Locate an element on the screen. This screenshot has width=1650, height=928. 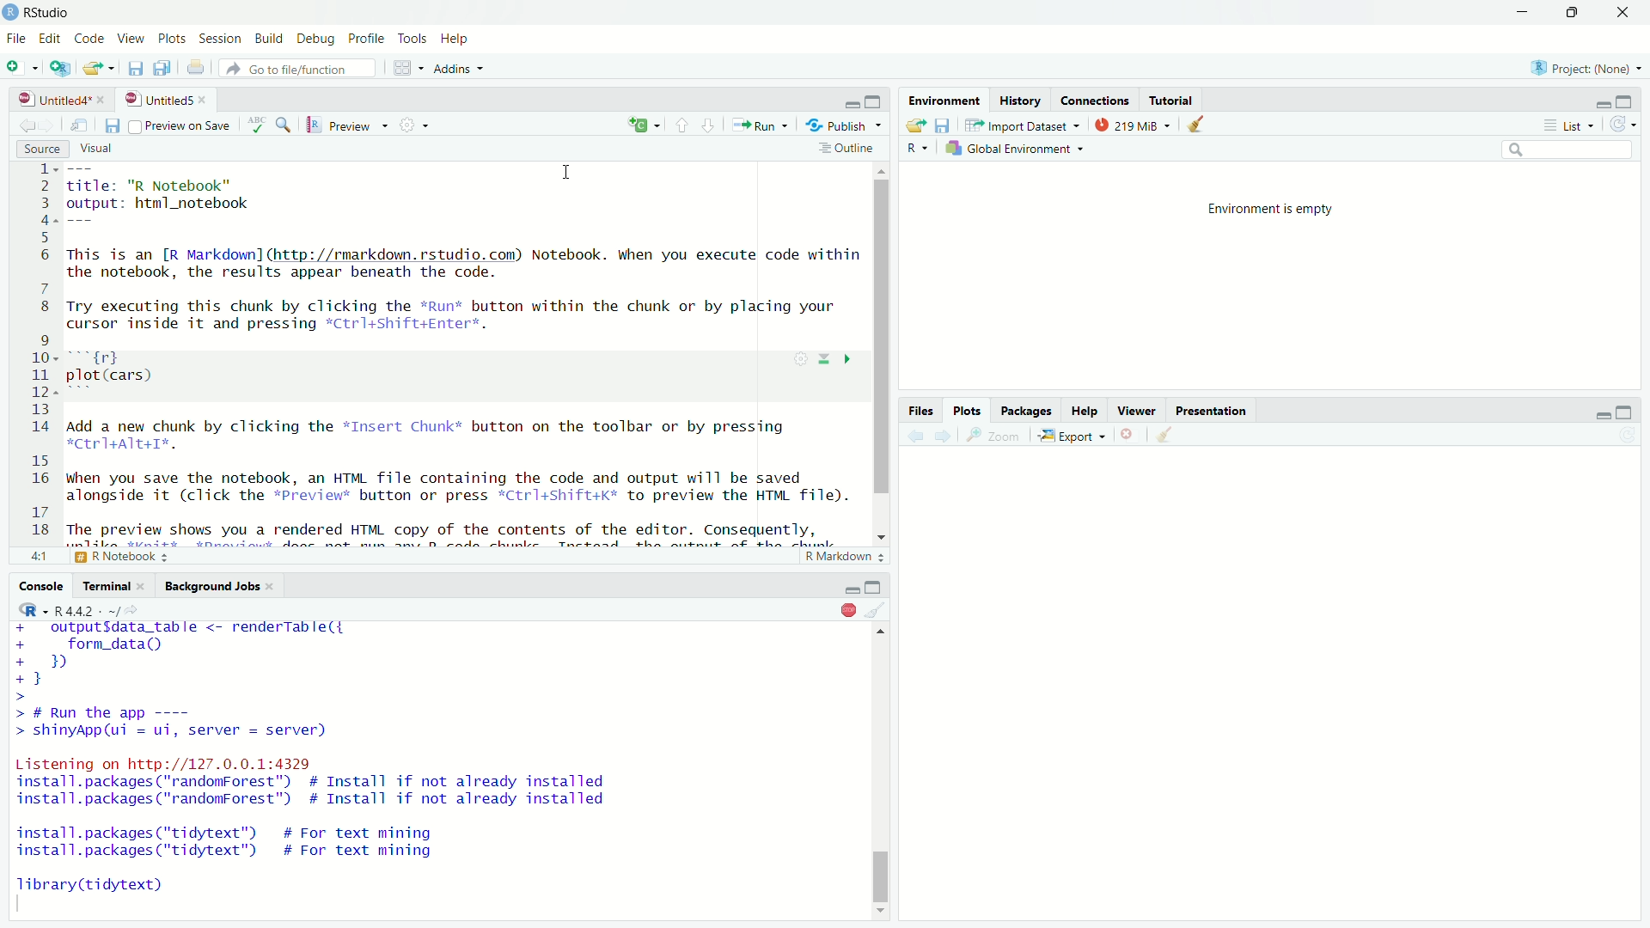
Run the current line is located at coordinates (761, 125).